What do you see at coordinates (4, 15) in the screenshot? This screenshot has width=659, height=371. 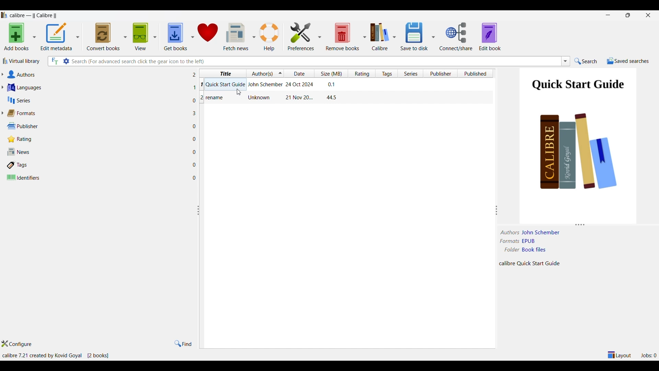 I see `Software logo` at bounding box center [4, 15].